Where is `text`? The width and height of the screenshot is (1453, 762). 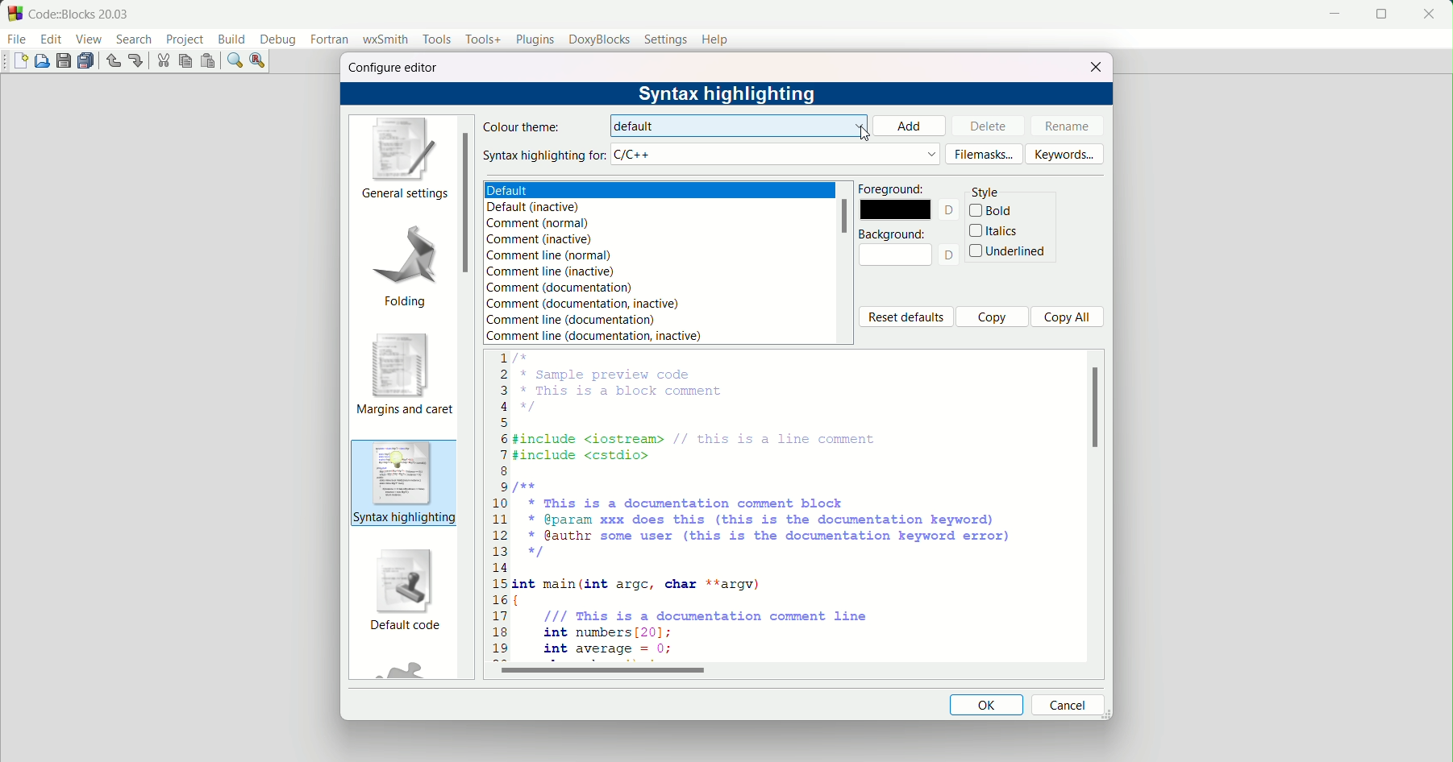 text is located at coordinates (660, 262).